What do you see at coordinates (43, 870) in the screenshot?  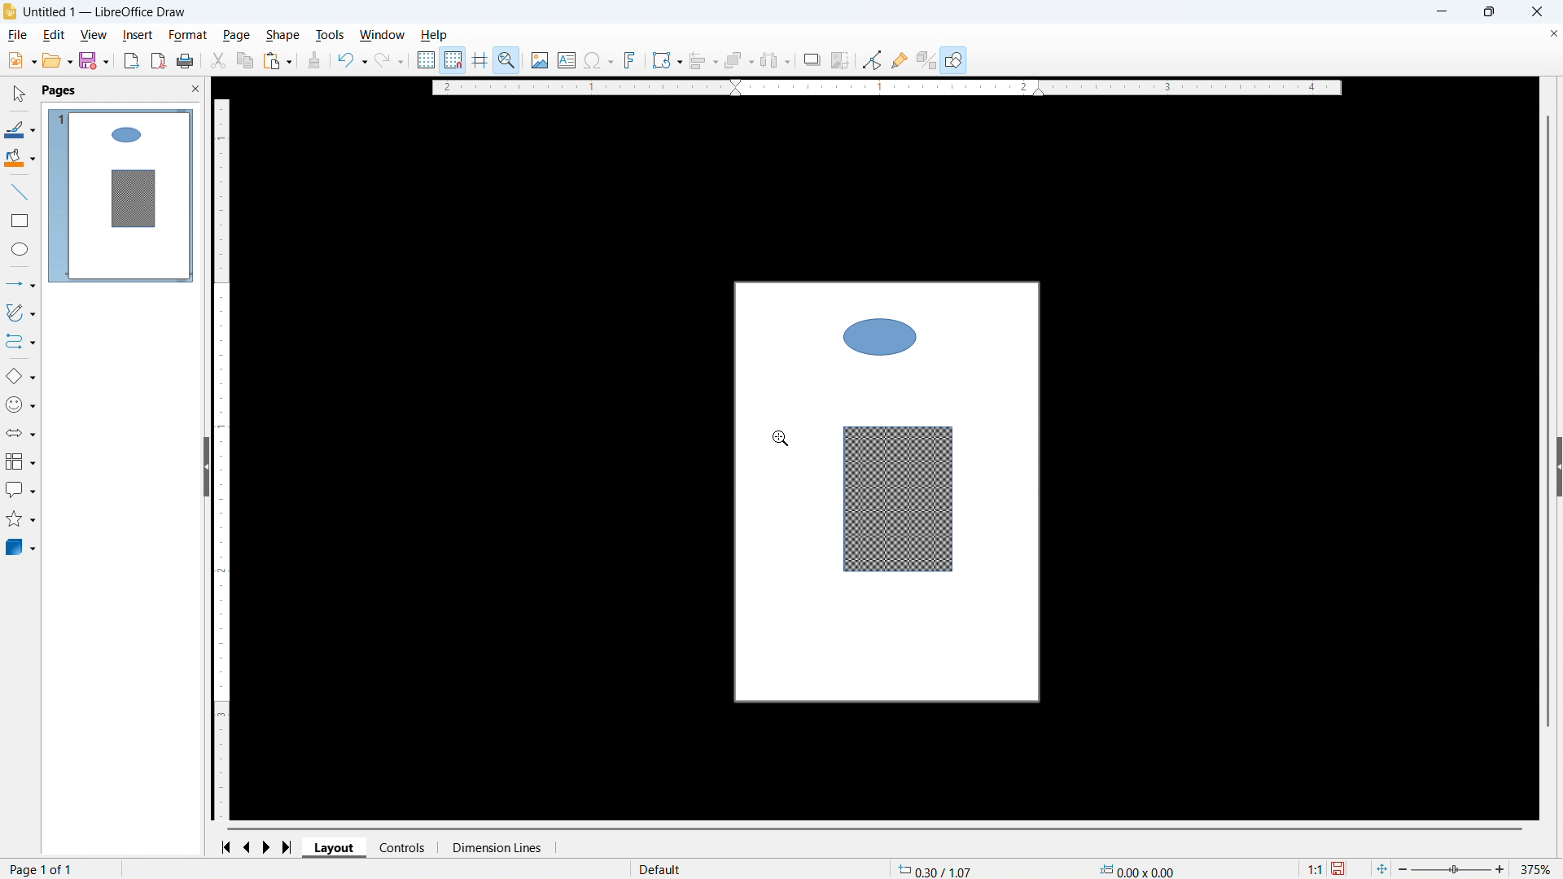 I see `Page number ` at bounding box center [43, 870].